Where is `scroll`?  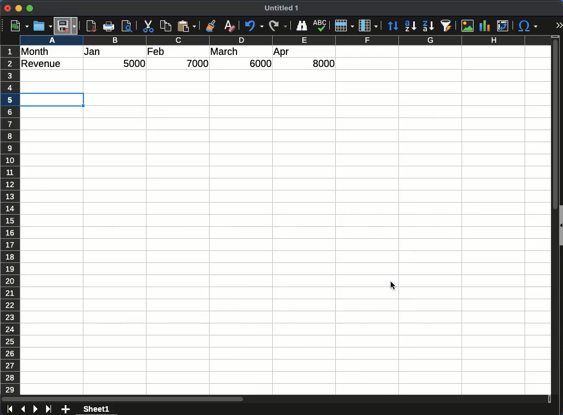 scroll is located at coordinates (551, 221).